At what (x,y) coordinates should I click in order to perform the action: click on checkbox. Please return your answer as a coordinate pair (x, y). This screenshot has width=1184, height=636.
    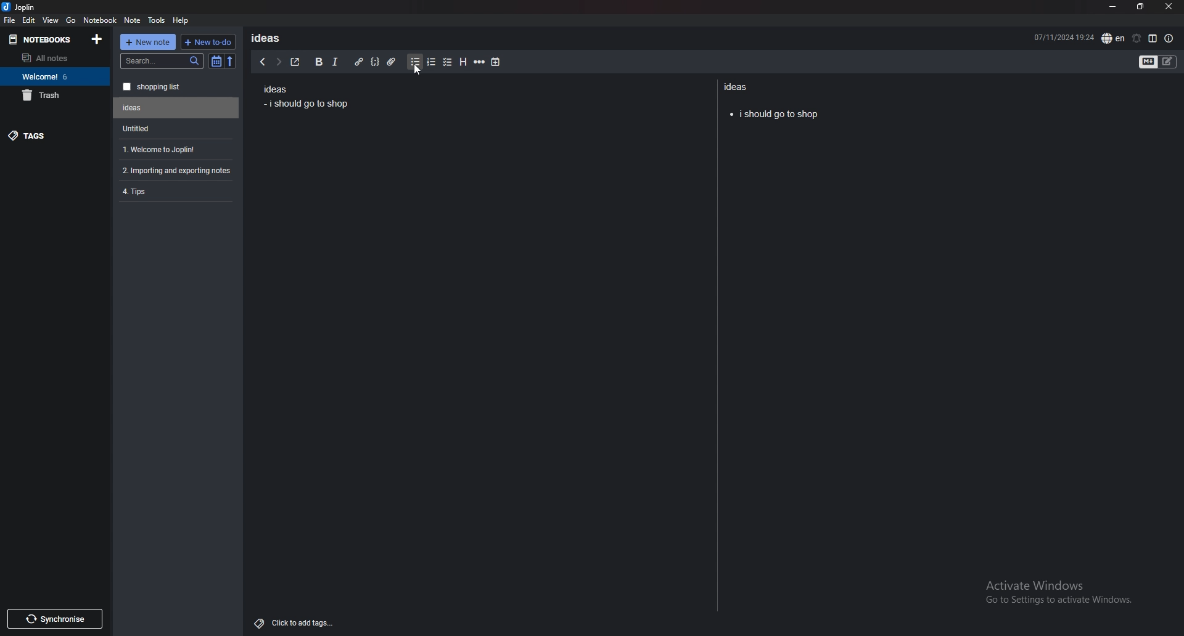
    Looking at the image, I should click on (448, 63).